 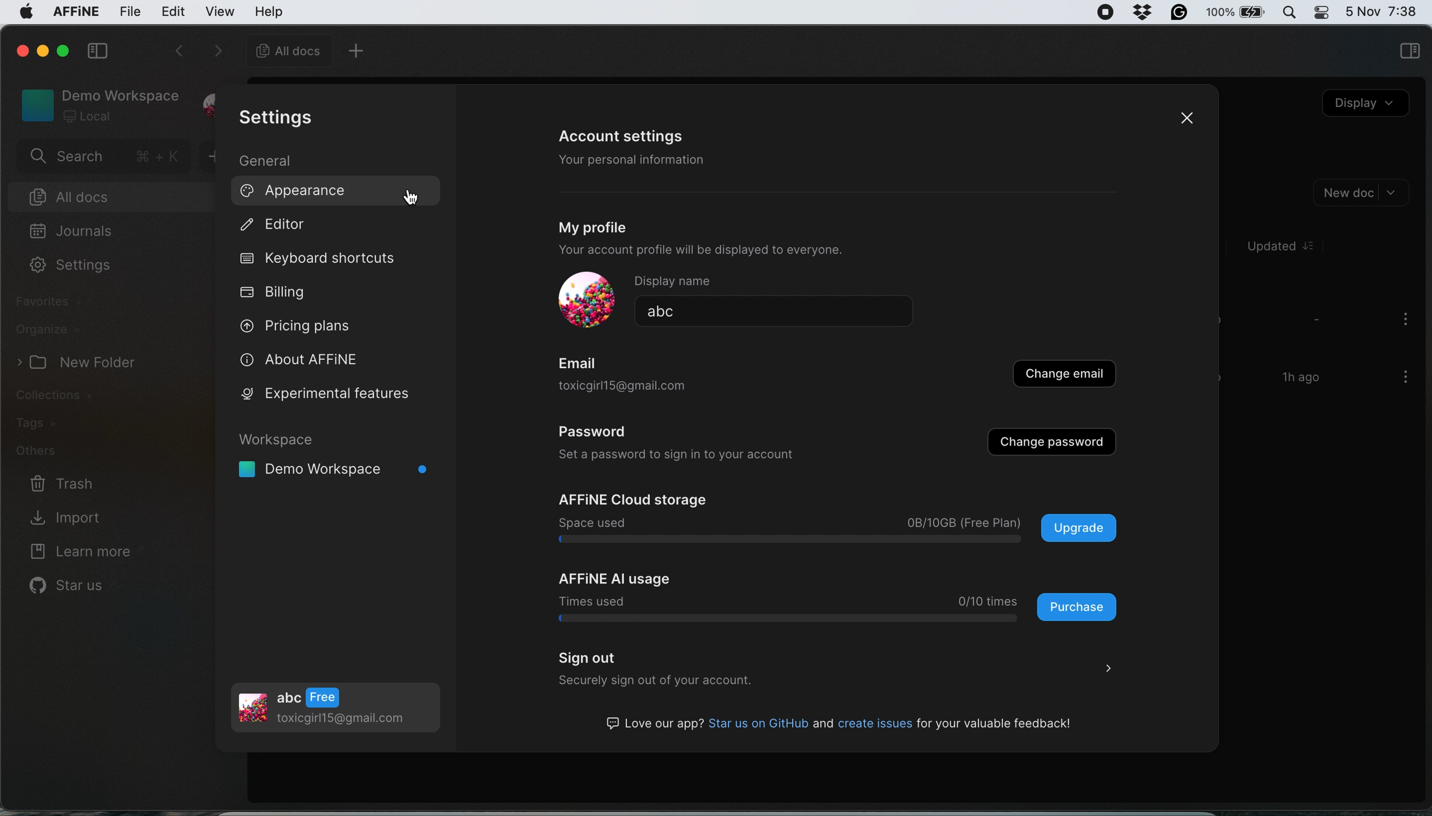 I want to click on 1h ago, so click(x=1305, y=377).